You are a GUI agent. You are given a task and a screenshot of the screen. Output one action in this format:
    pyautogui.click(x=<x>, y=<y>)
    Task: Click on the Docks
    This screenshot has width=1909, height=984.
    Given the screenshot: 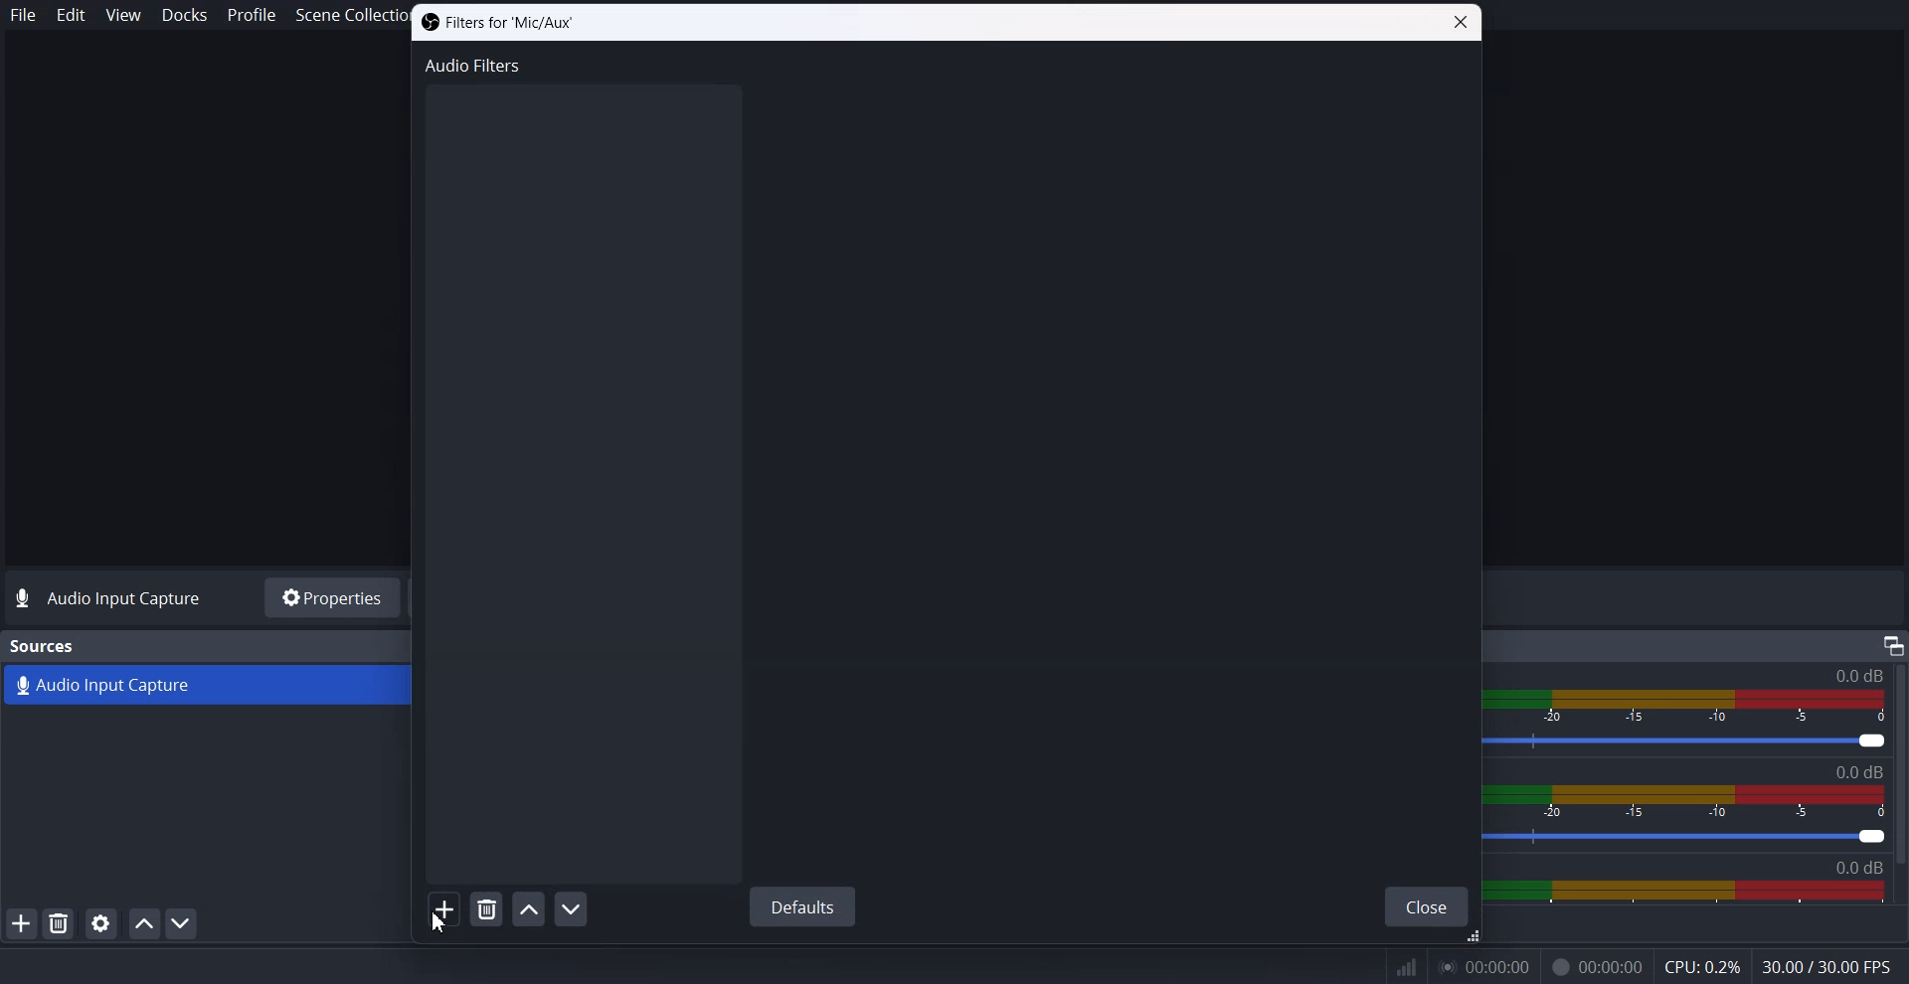 What is the action you would take?
    pyautogui.click(x=185, y=16)
    